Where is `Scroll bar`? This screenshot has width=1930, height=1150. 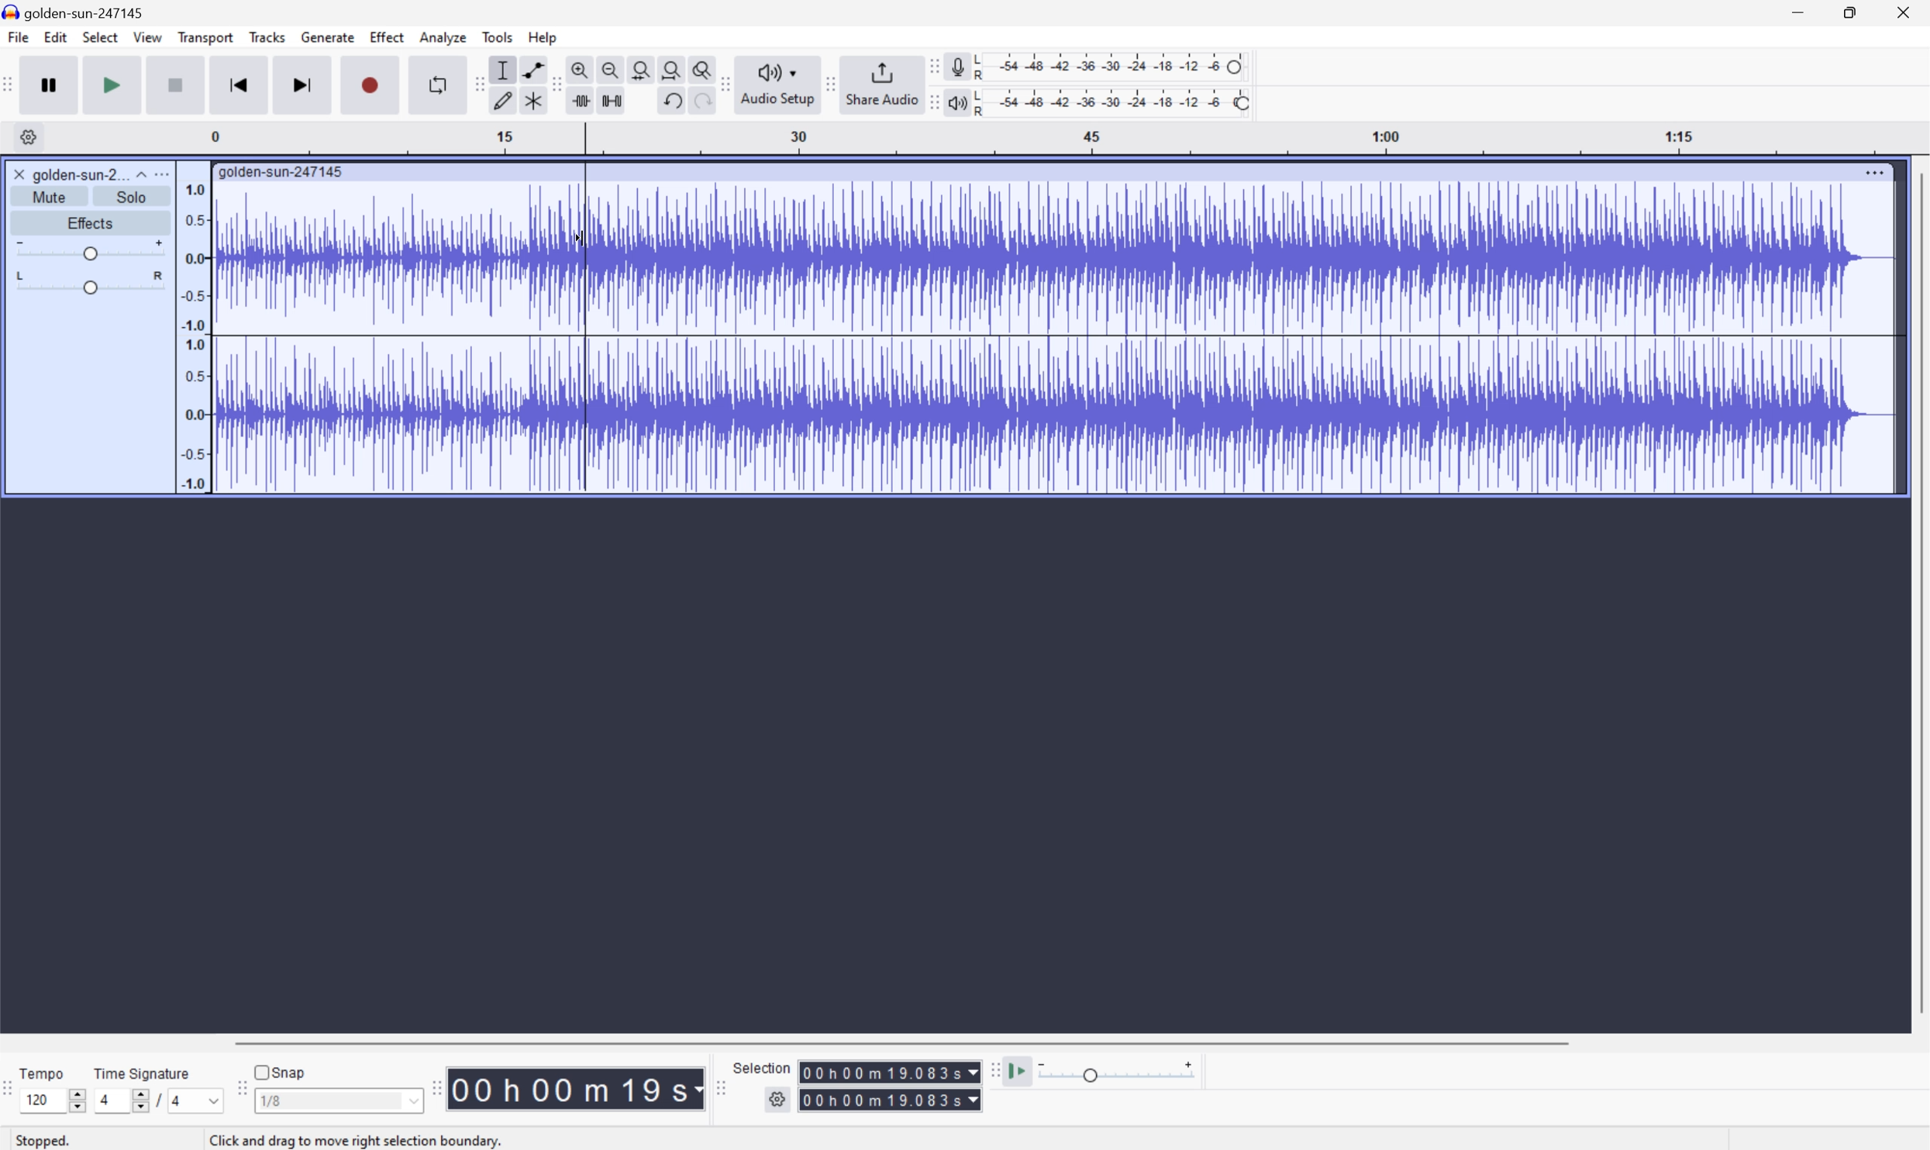
Scroll bar is located at coordinates (898, 1042).